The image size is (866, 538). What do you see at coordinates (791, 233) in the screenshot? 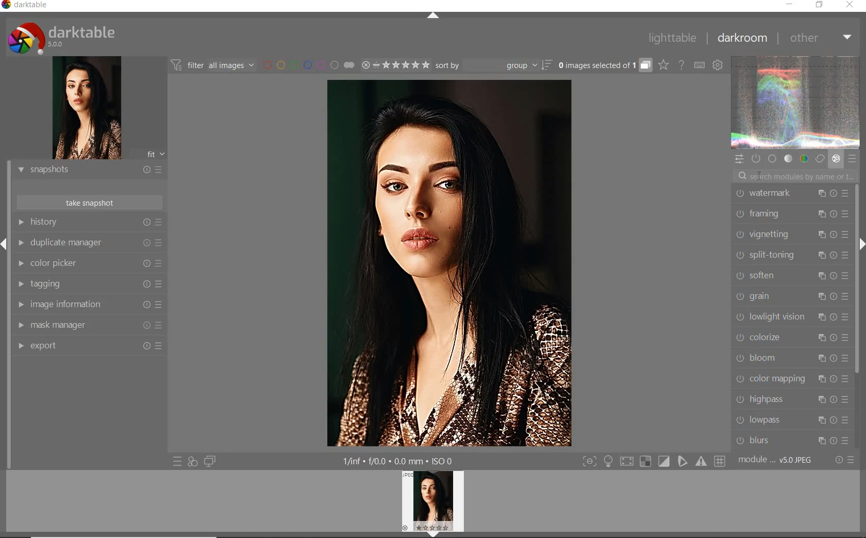
I see `VIGNETTING` at bounding box center [791, 233].